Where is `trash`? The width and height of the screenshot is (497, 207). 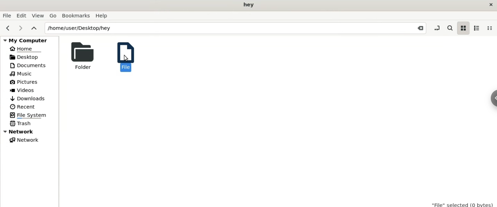 trash is located at coordinates (20, 123).